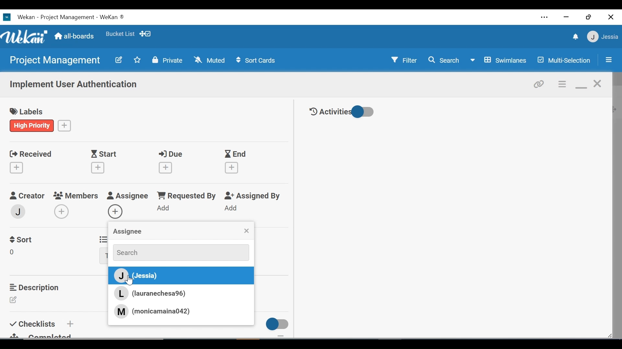 This screenshot has width=622, height=349. What do you see at coordinates (275, 324) in the screenshot?
I see `Taggle on /off` at bounding box center [275, 324].